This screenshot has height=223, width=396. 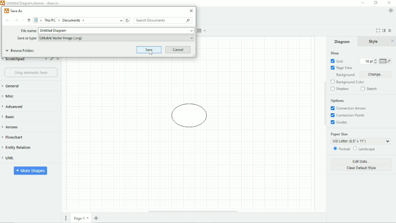 What do you see at coordinates (385, 61) in the screenshot?
I see `Grid color` at bounding box center [385, 61].